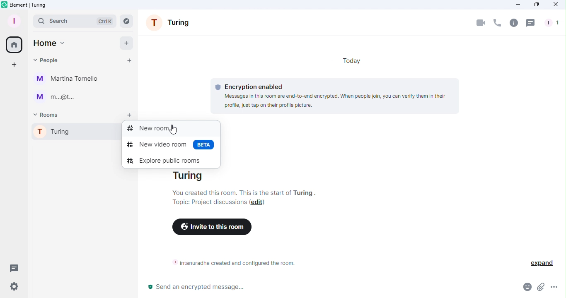  I want to click on New room, so click(169, 128).